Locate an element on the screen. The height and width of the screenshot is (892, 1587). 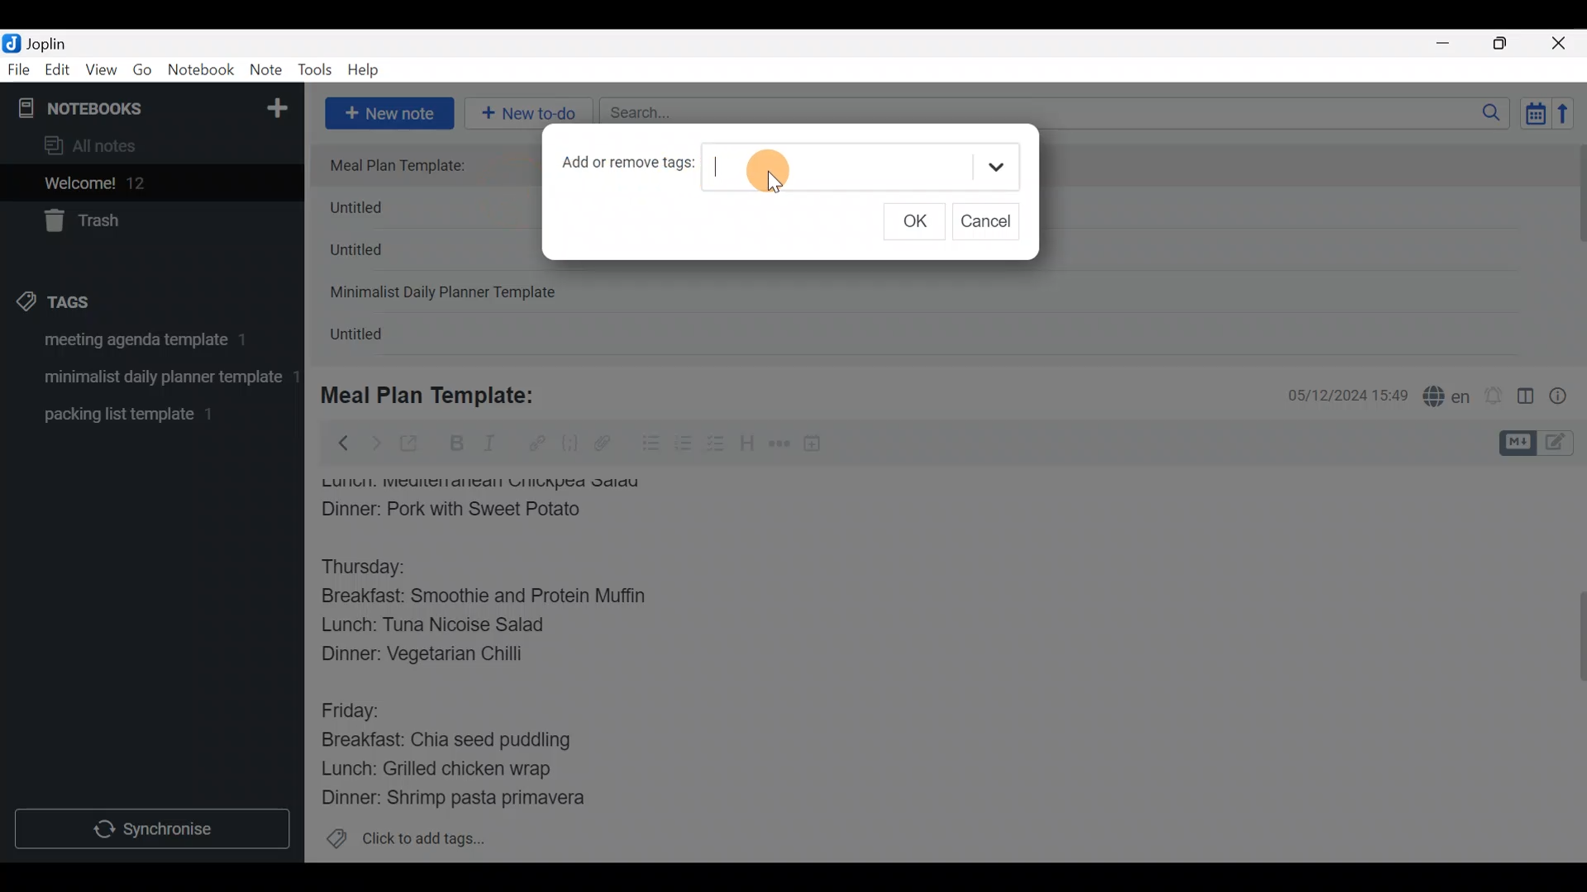
Lunch: Tuna Nicoise Salad is located at coordinates (447, 629).